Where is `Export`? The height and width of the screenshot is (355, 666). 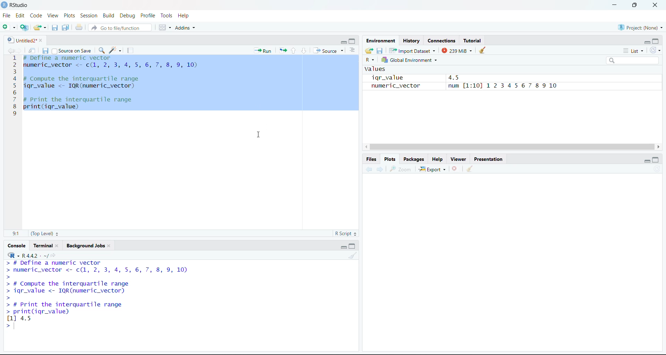 Export is located at coordinates (433, 169).